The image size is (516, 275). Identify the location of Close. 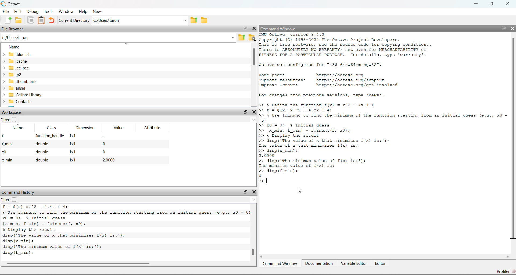
(256, 192).